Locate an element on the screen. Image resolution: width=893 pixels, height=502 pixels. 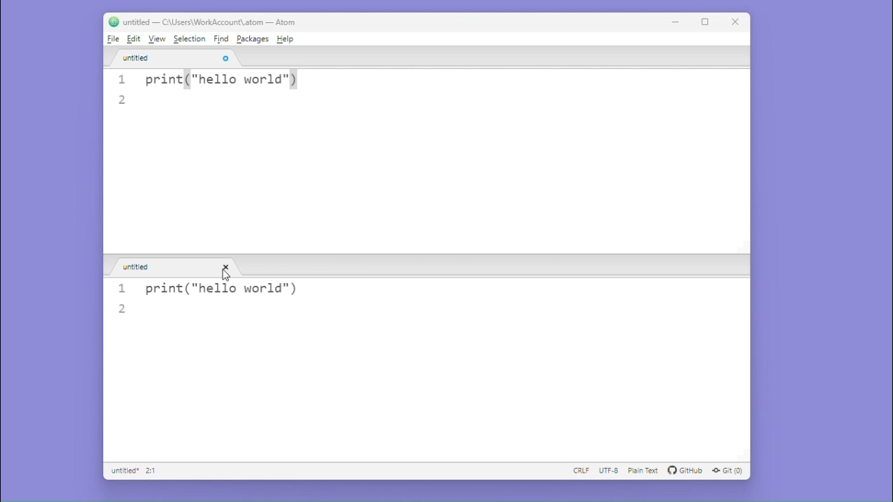
File is located at coordinates (114, 40).